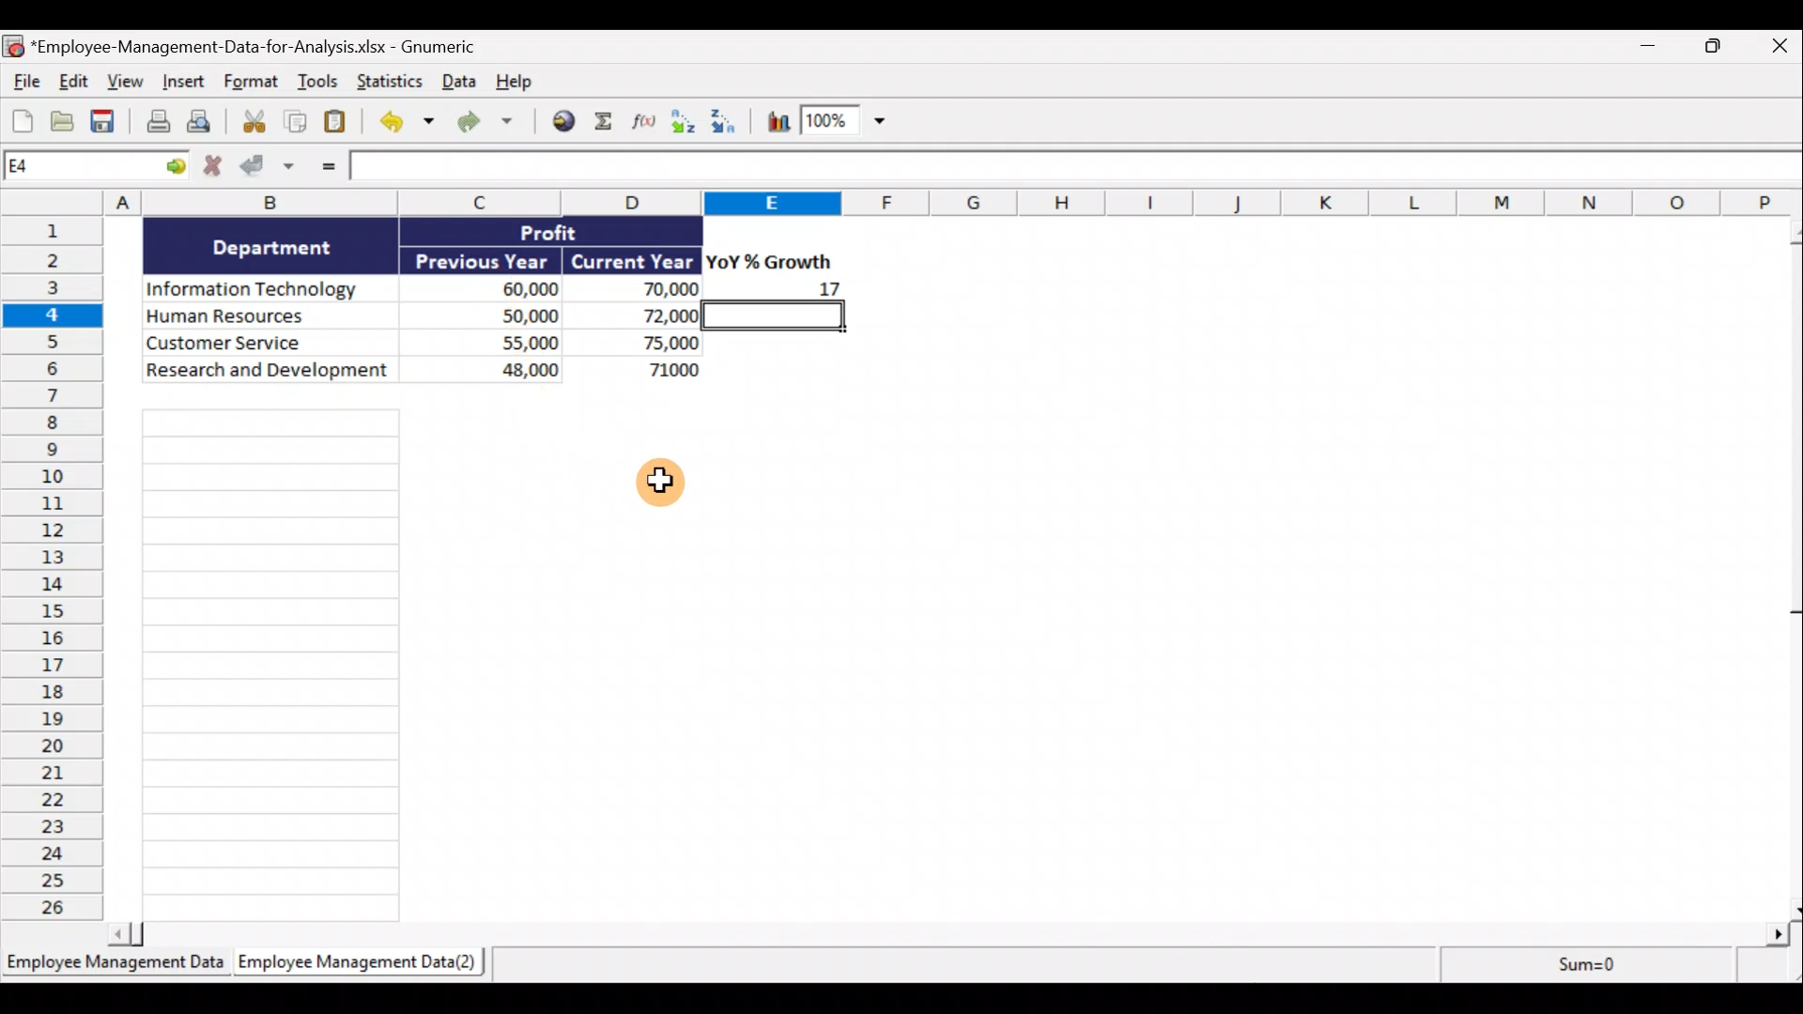 The height and width of the screenshot is (1014, 1803). What do you see at coordinates (352, 963) in the screenshot?
I see `Sheet 2` at bounding box center [352, 963].